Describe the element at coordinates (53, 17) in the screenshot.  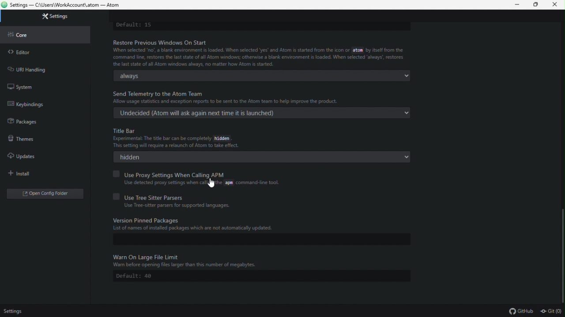
I see `settings` at that location.